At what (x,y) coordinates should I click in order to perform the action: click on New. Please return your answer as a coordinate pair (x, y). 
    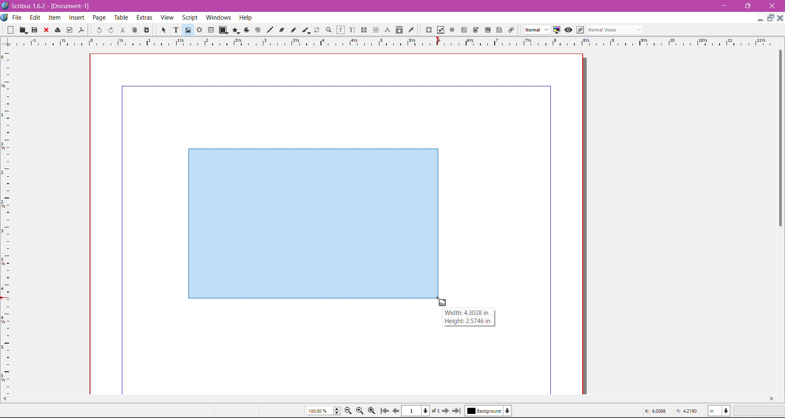
    Looking at the image, I should click on (8, 30).